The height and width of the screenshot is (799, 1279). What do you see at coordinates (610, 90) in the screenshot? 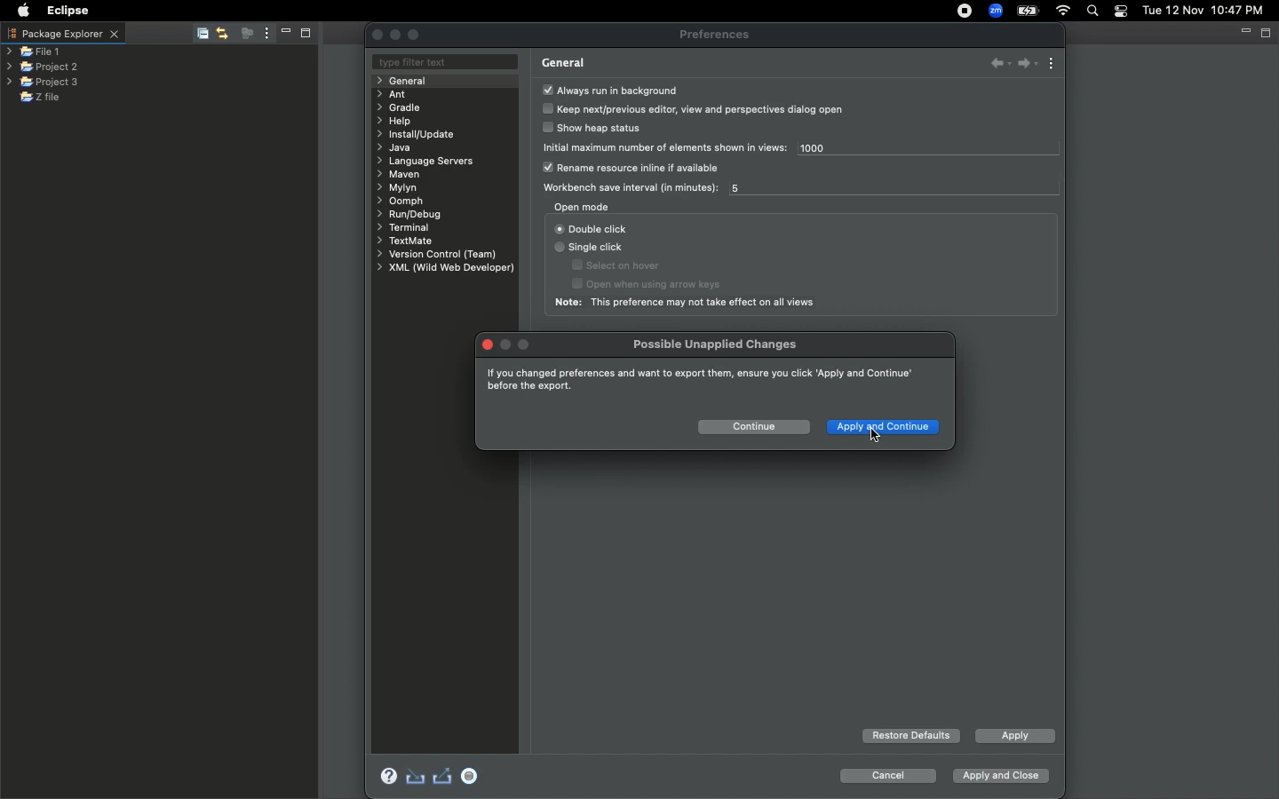
I see `Always run in background` at bounding box center [610, 90].